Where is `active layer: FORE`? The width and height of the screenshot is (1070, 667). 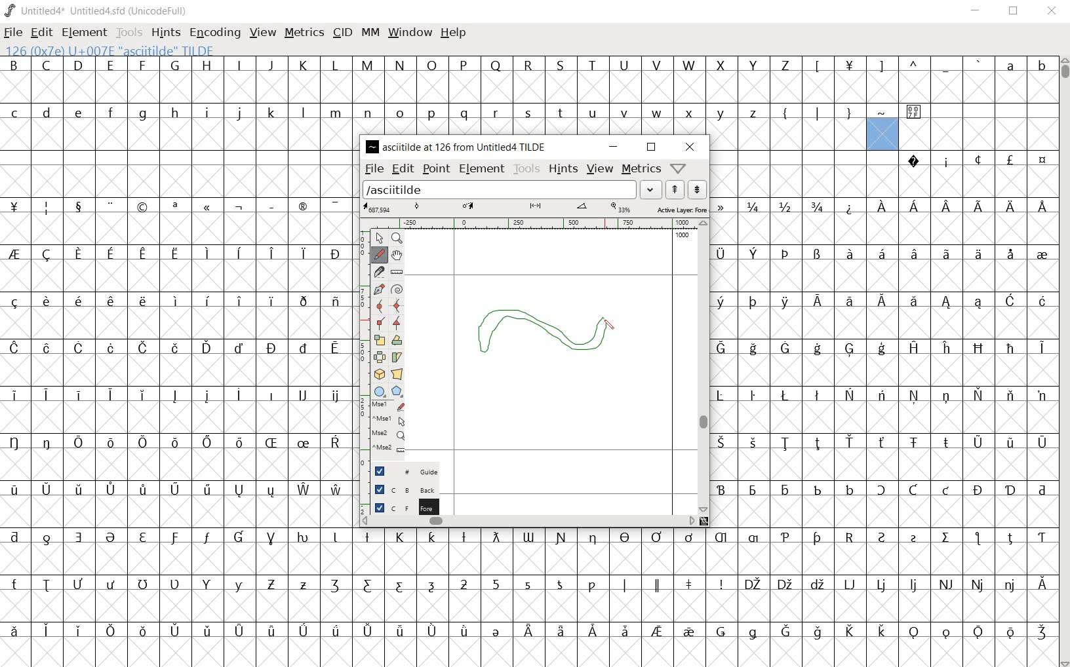
active layer: FORE is located at coordinates (534, 208).